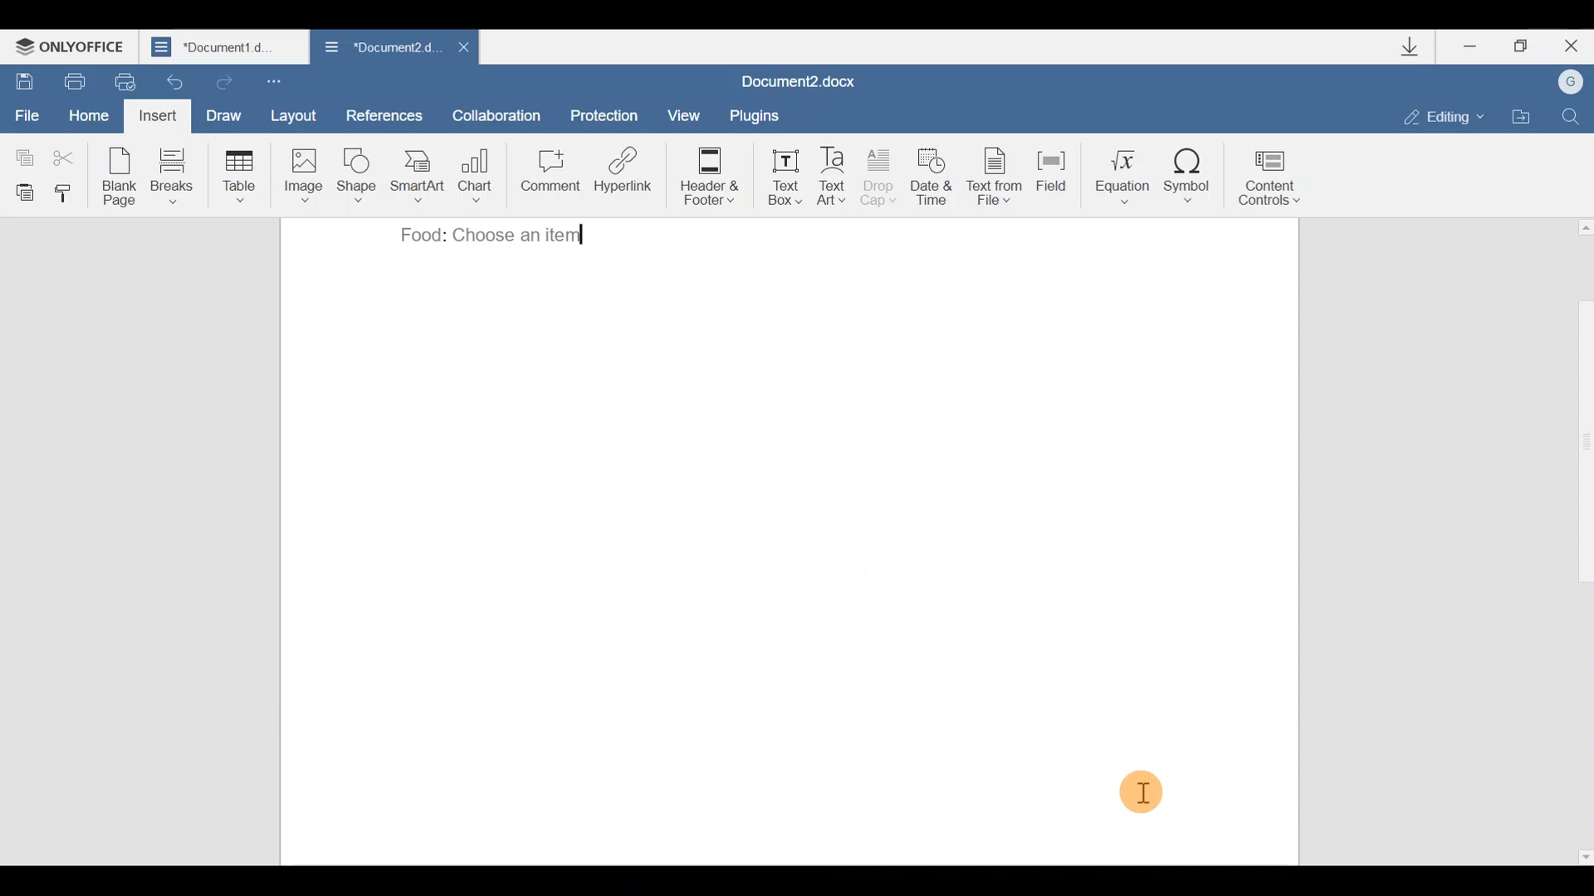  I want to click on Minimize, so click(1465, 48).